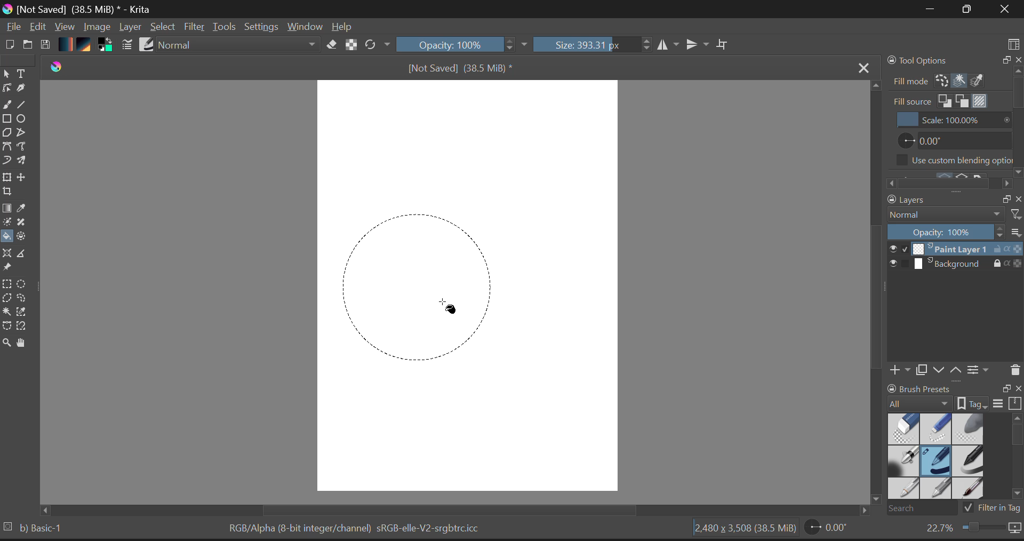 The image size is (1024, 541). I want to click on Freehand Selection, so click(28, 299).